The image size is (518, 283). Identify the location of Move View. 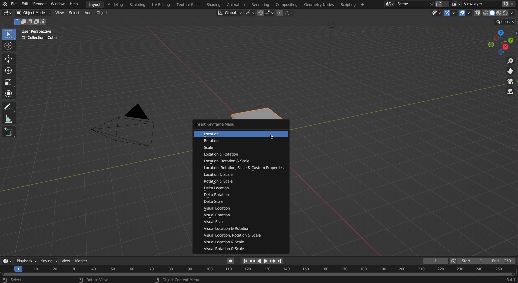
(510, 72).